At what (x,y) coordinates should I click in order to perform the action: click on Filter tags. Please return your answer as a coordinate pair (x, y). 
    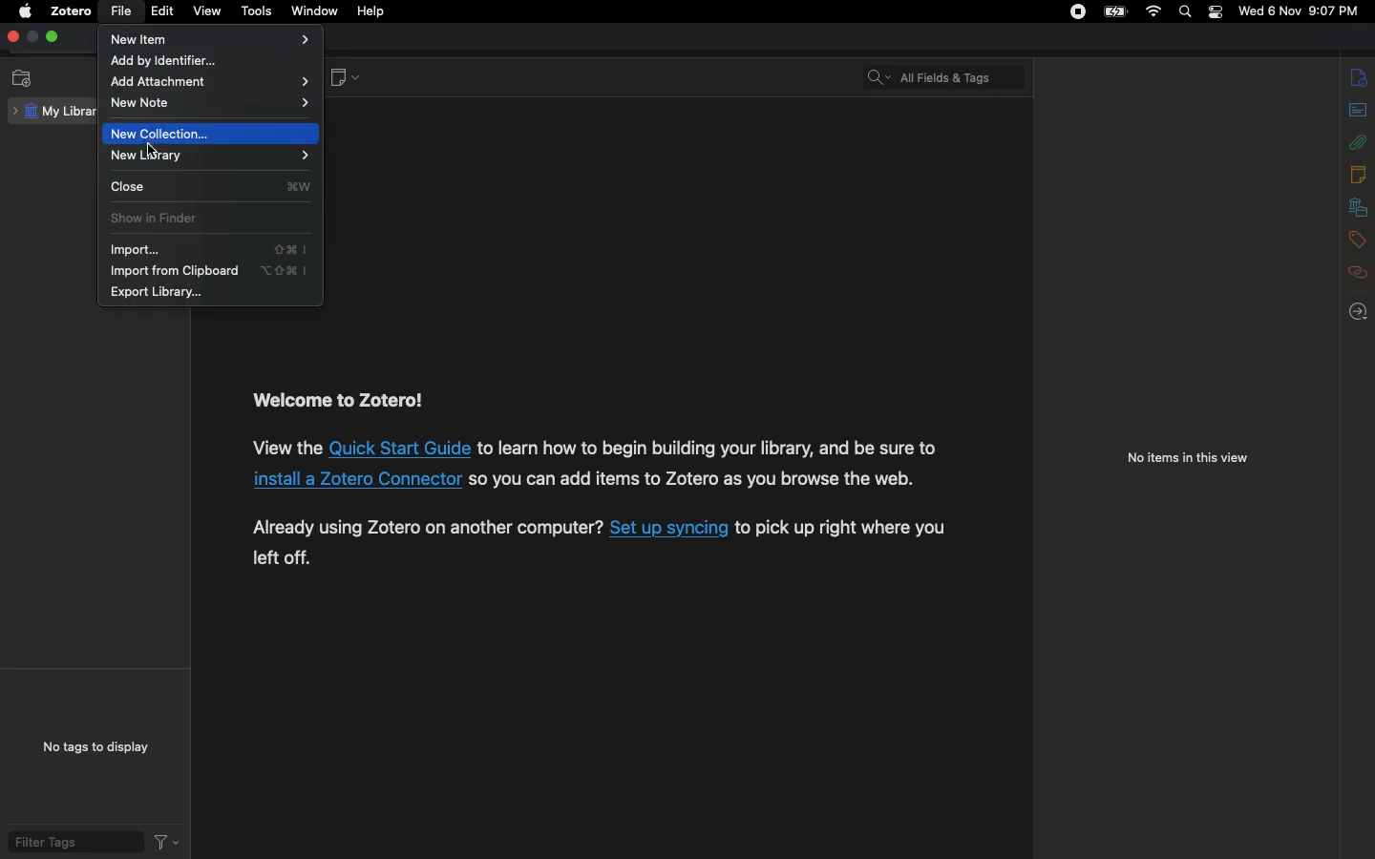
    Looking at the image, I should click on (72, 842).